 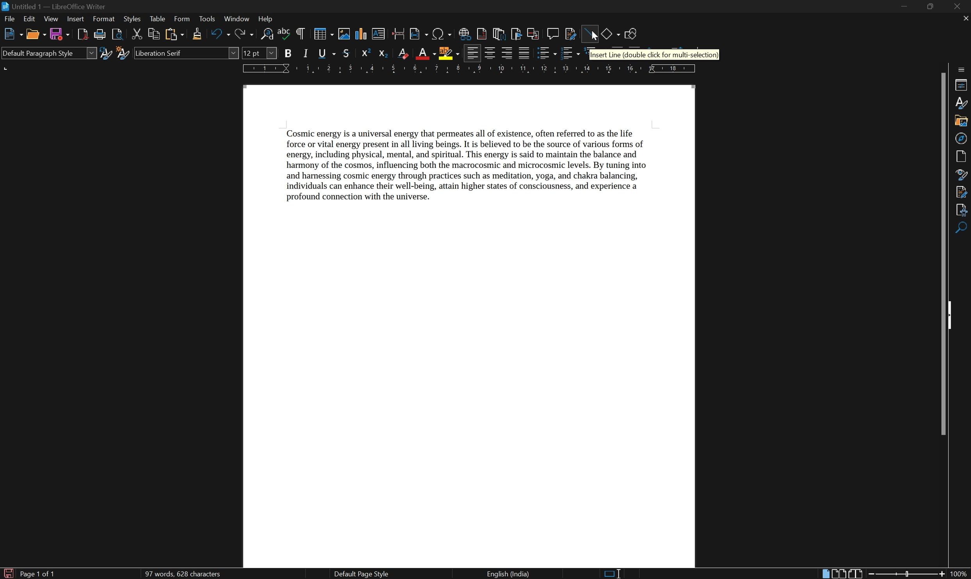 What do you see at coordinates (132, 18) in the screenshot?
I see `styles` at bounding box center [132, 18].